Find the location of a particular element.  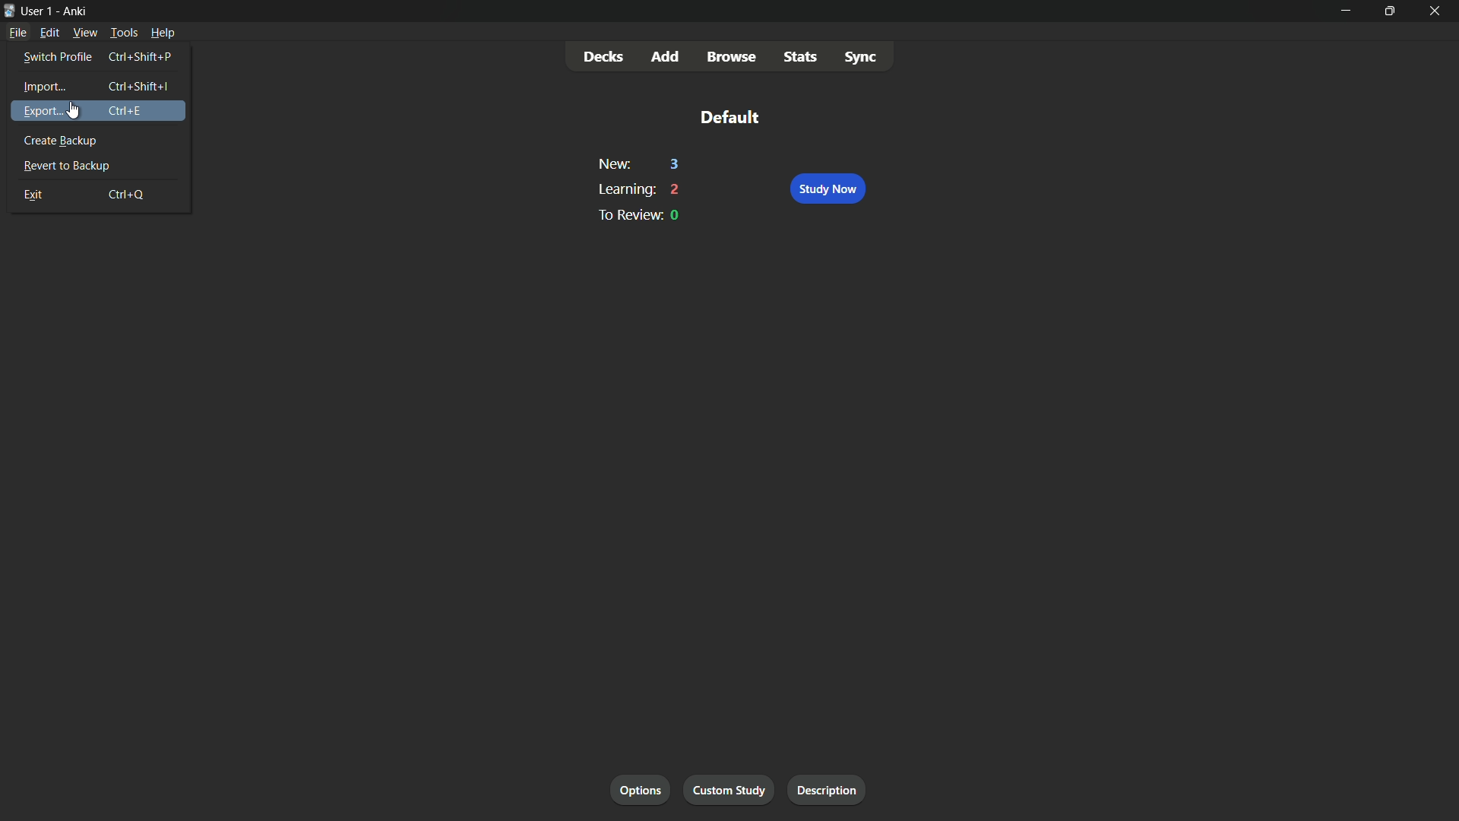

maximize is located at coordinates (1389, 10).